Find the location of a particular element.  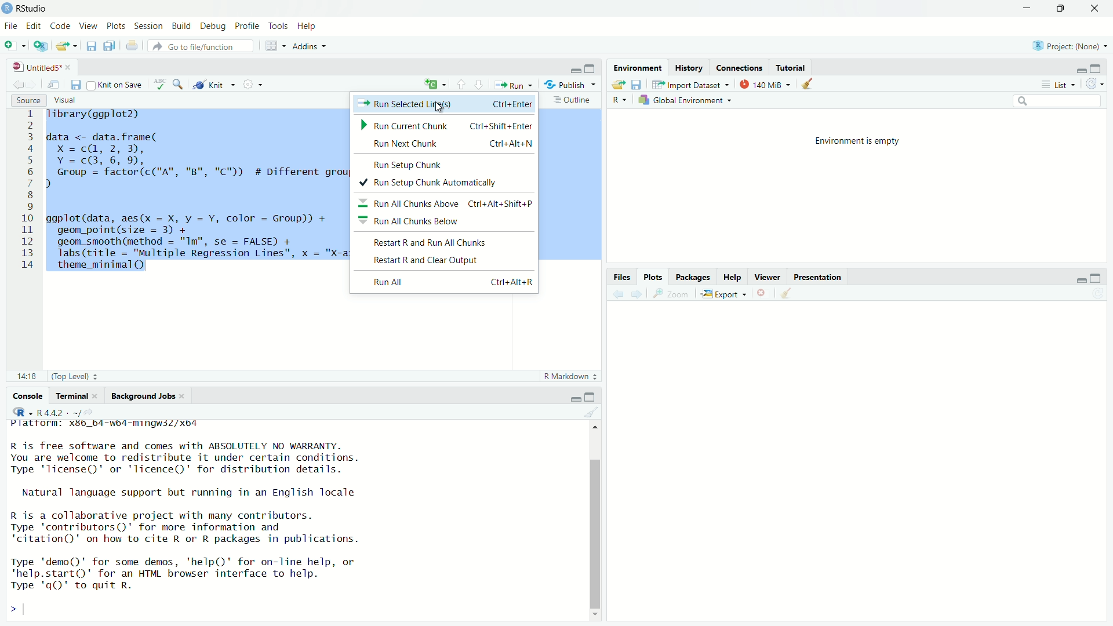

> Run Selected Lirfs(s) Ctrl+Enter is located at coordinates (443, 103).